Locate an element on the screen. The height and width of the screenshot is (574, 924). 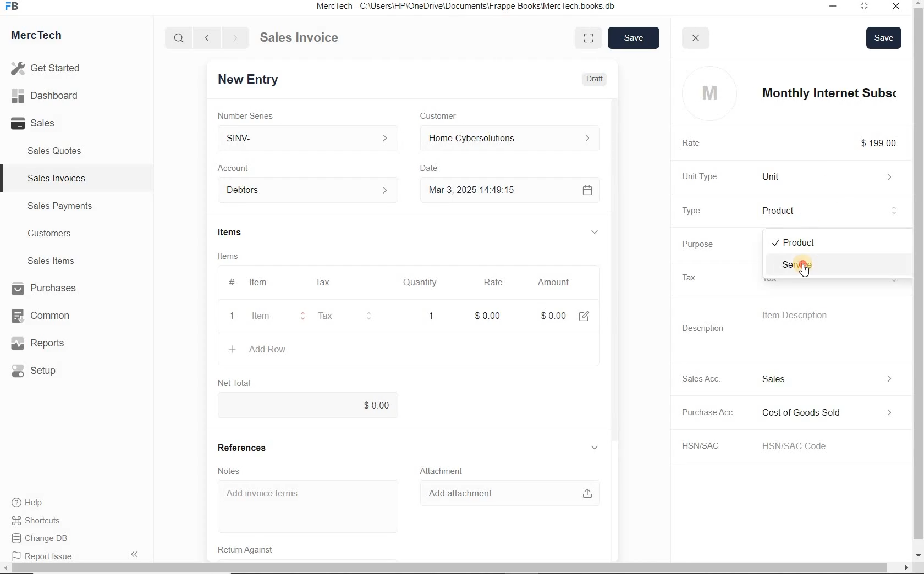
Expense is located at coordinates (837, 413).